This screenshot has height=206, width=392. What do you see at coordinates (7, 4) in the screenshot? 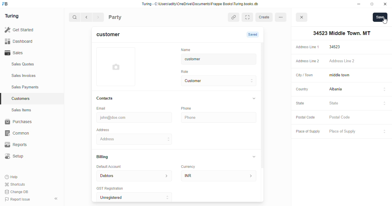
I see `frappebooks logo` at bounding box center [7, 4].